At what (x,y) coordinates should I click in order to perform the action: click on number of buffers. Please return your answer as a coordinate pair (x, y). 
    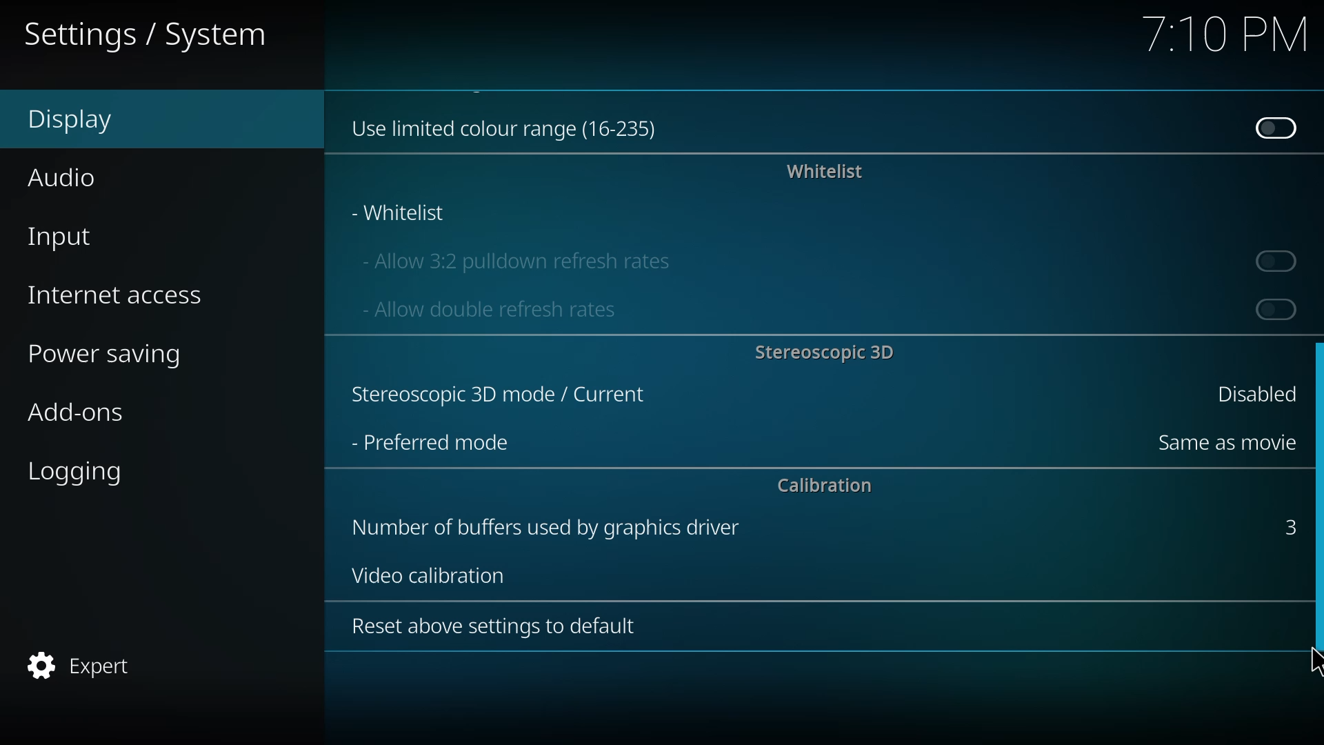
    Looking at the image, I should click on (542, 527).